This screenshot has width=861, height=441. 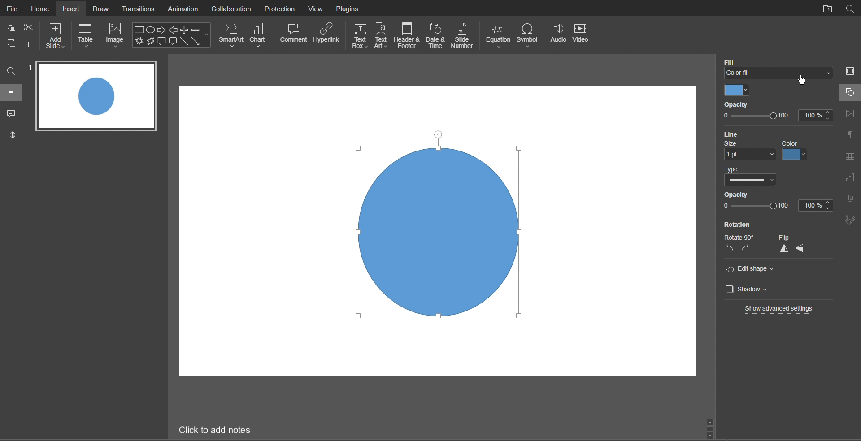 What do you see at coordinates (736, 90) in the screenshot?
I see `Color` at bounding box center [736, 90].